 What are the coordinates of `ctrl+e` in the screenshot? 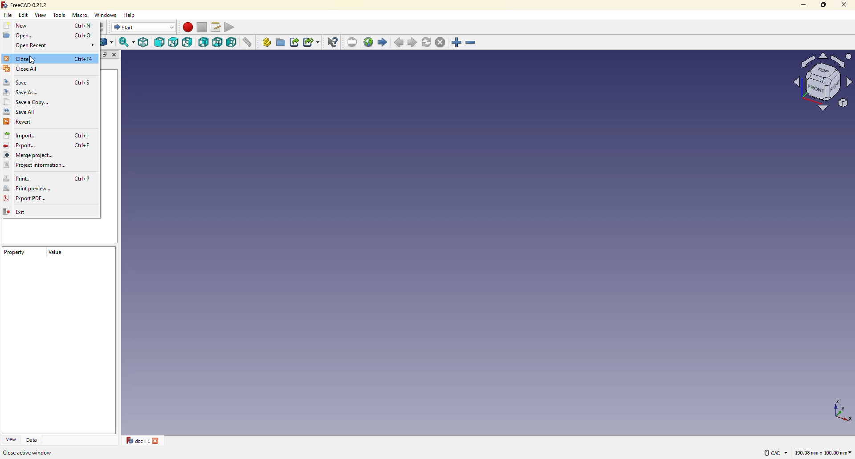 It's located at (83, 146).